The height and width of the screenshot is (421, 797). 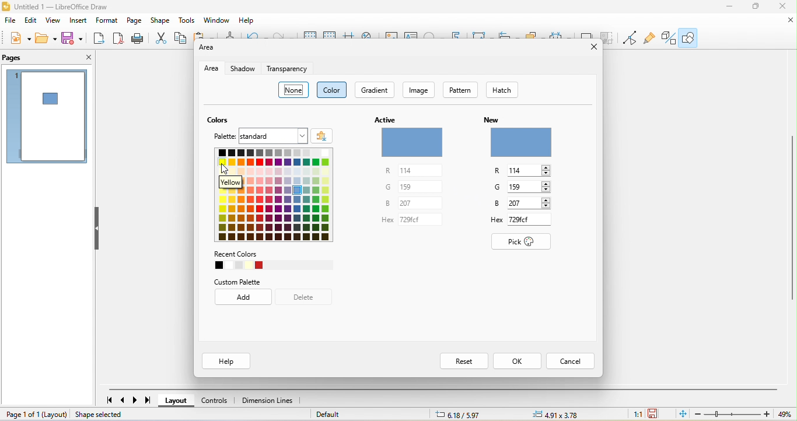 I want to click on show gluepoint function, so click(x=650, y=38).